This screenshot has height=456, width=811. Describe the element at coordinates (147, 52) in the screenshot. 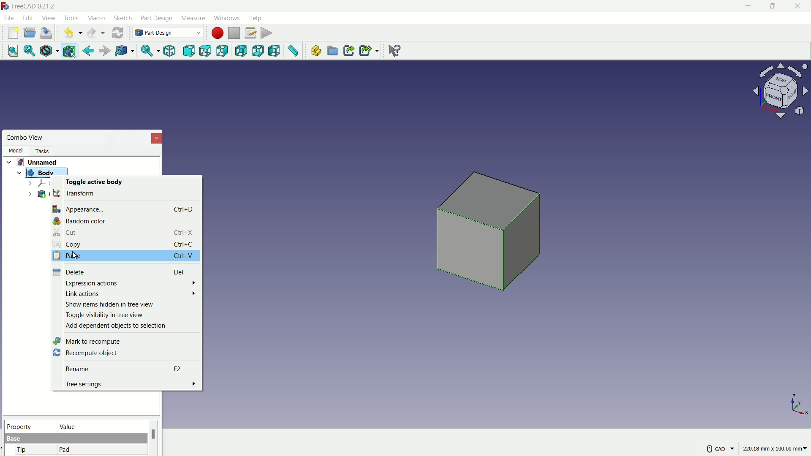

I see `sync view` at that location.